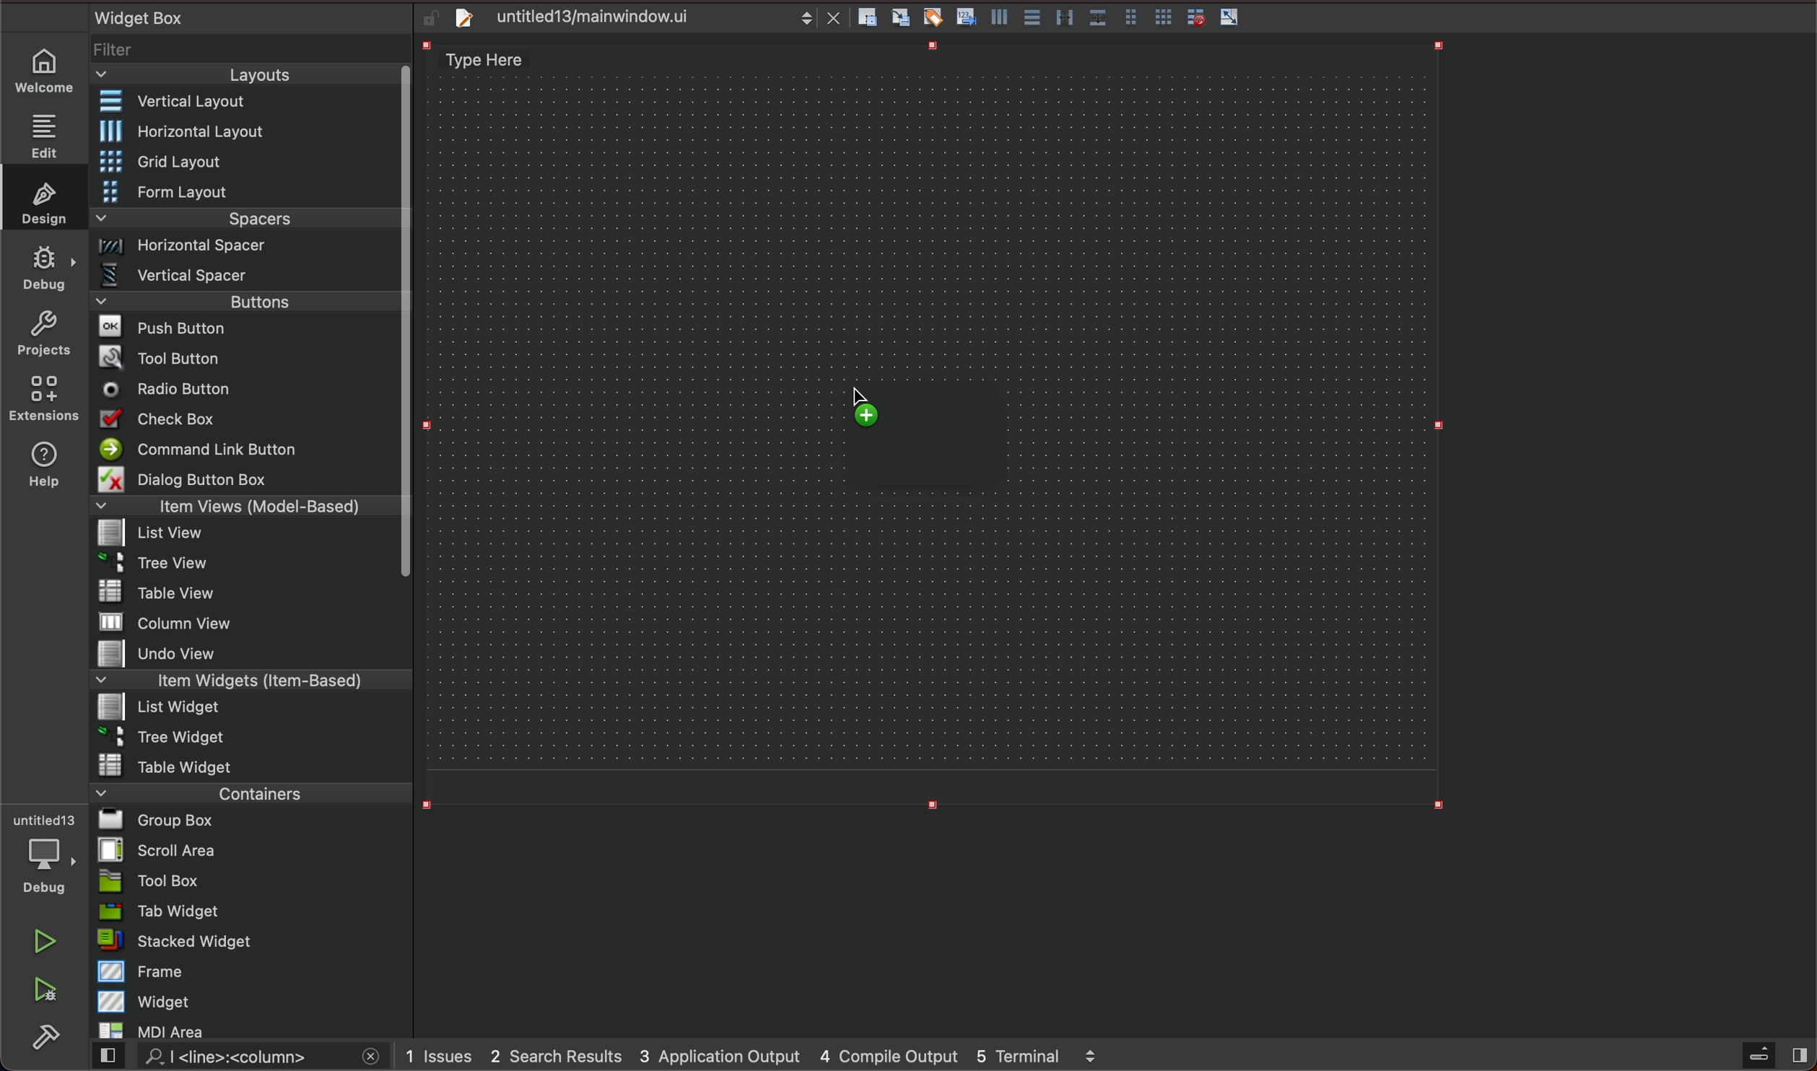 This screenshot has width=1817, height=1071. Describe the element at coordinates (245, 275) in the screenshot. I see `vertical spacer` at that location.